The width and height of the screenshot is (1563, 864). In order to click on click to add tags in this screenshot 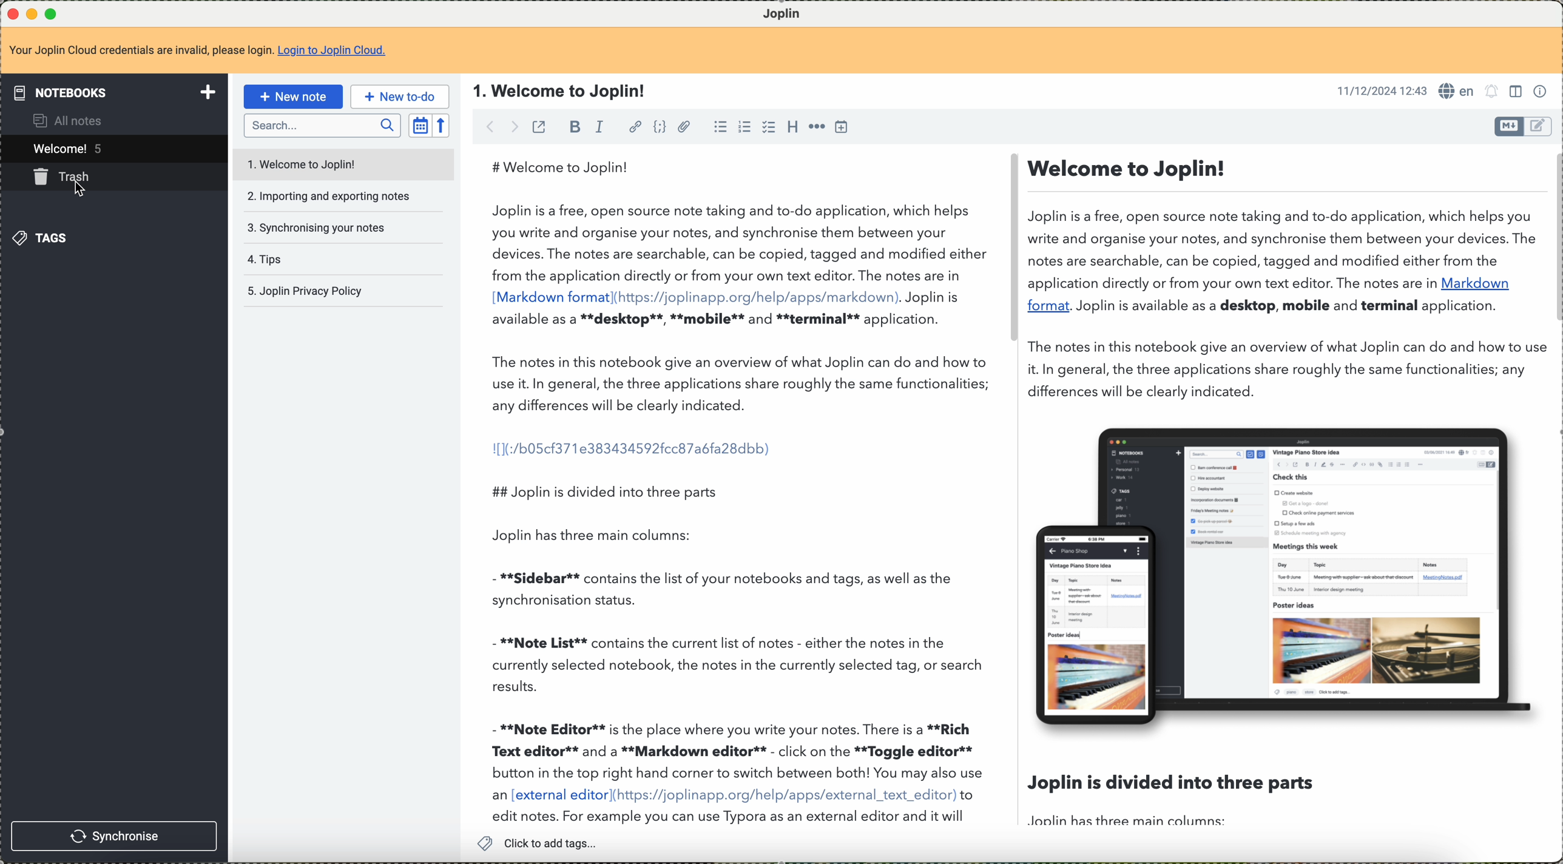, I will do `click(539, 843)`.